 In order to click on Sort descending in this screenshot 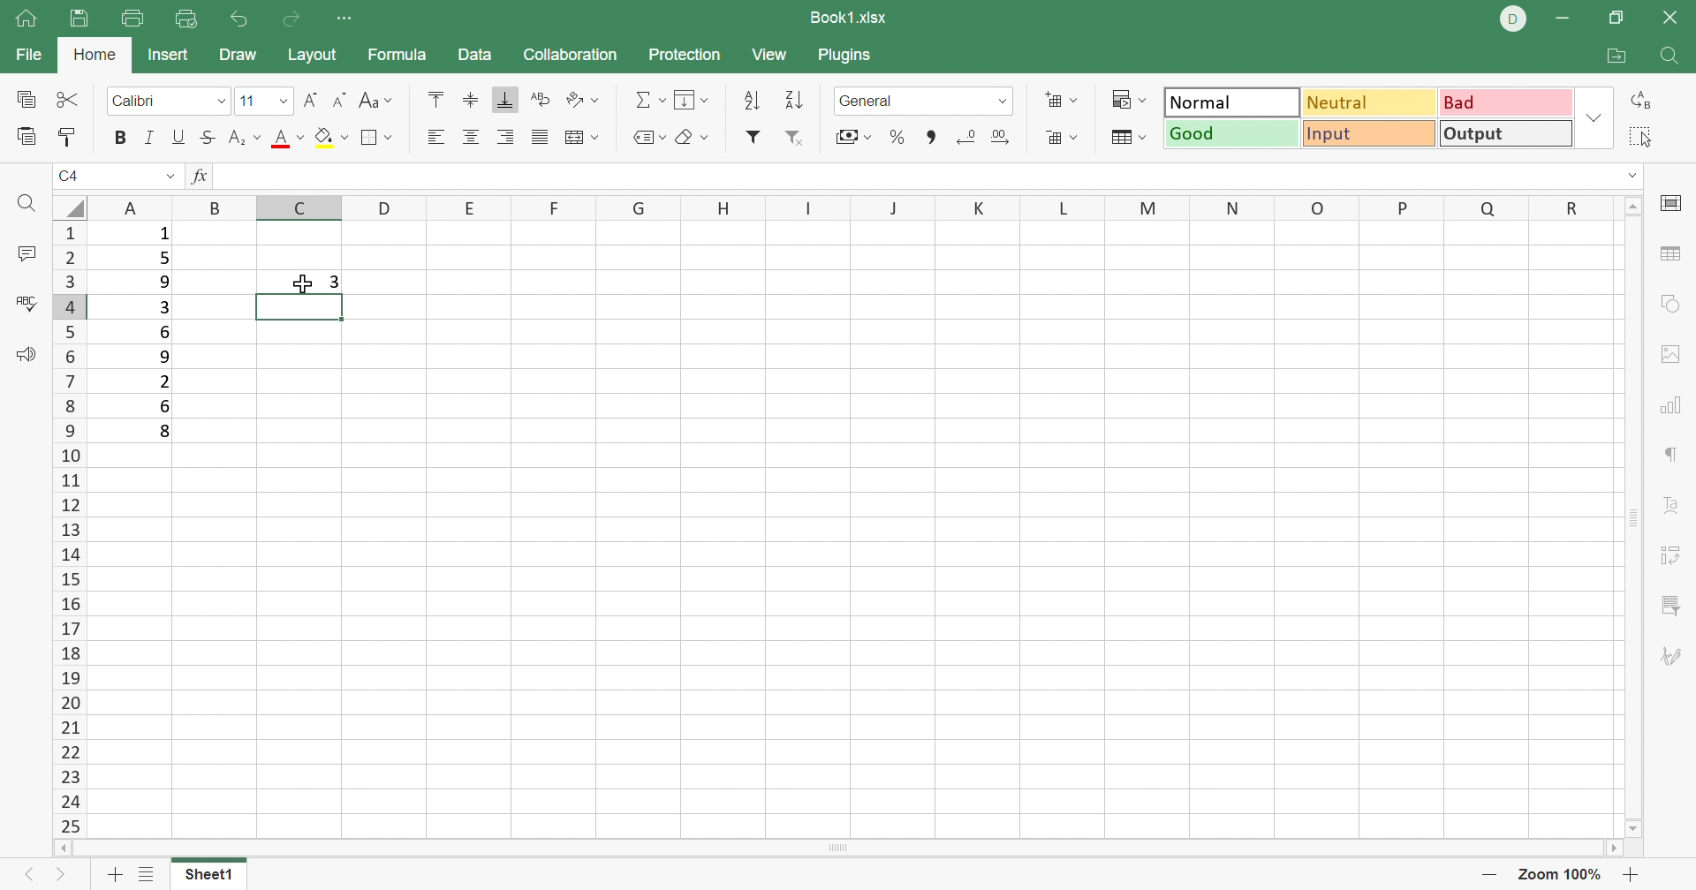, I will do `click(750, 101)`.